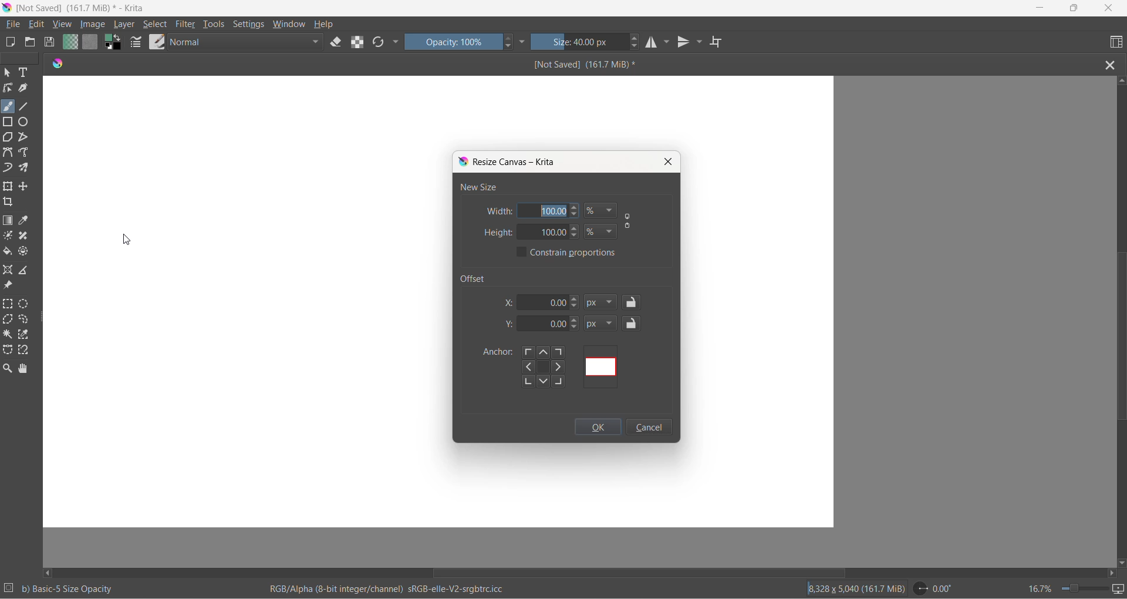 The width and height of the screenshot is (1127, 599). Describe the element at coordinates (247, 43) in the screenshot. I see `blenders mode` at that location.